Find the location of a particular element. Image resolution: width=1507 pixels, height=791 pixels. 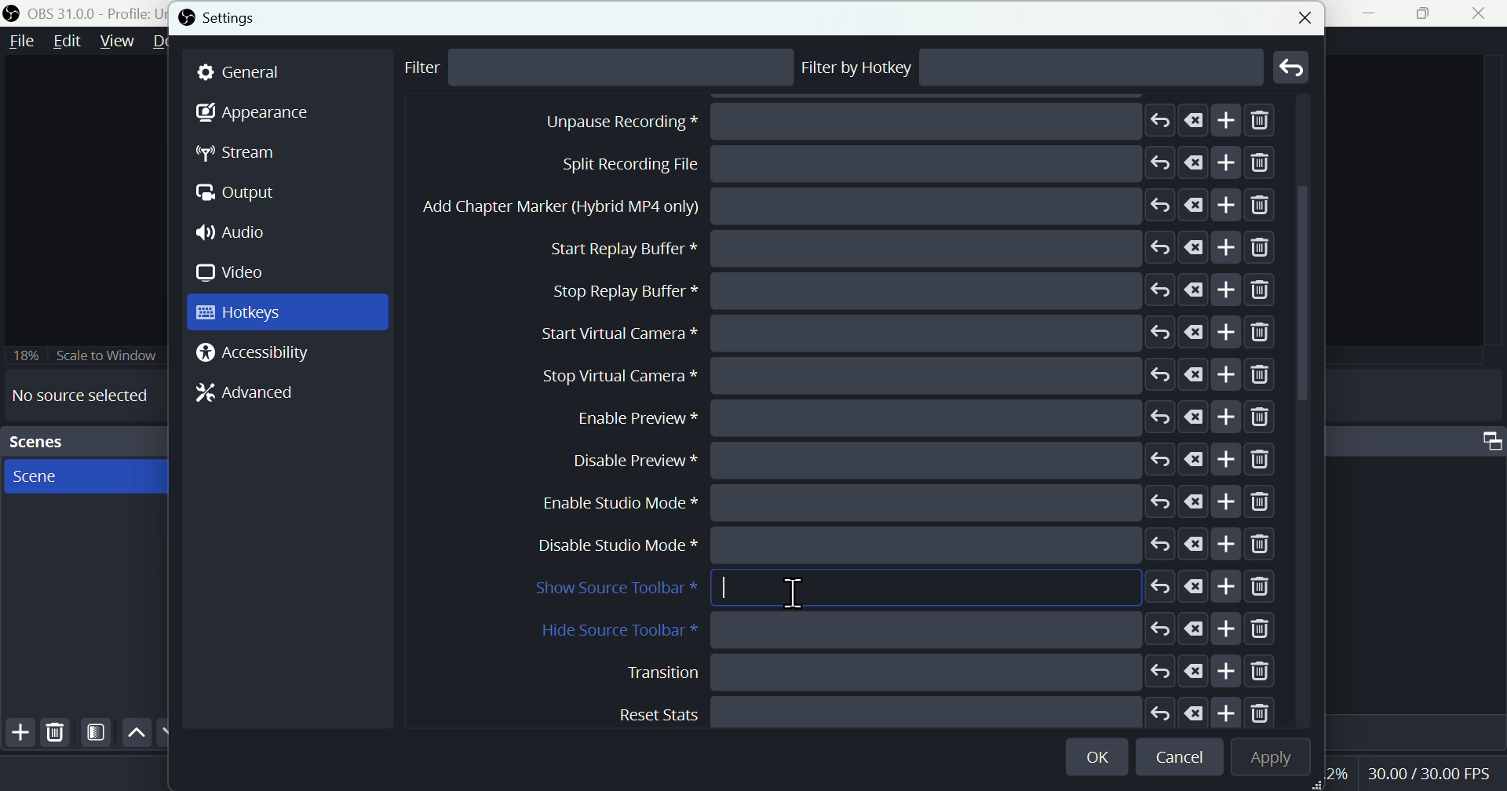

Edit is located at coordinates (67, 44).